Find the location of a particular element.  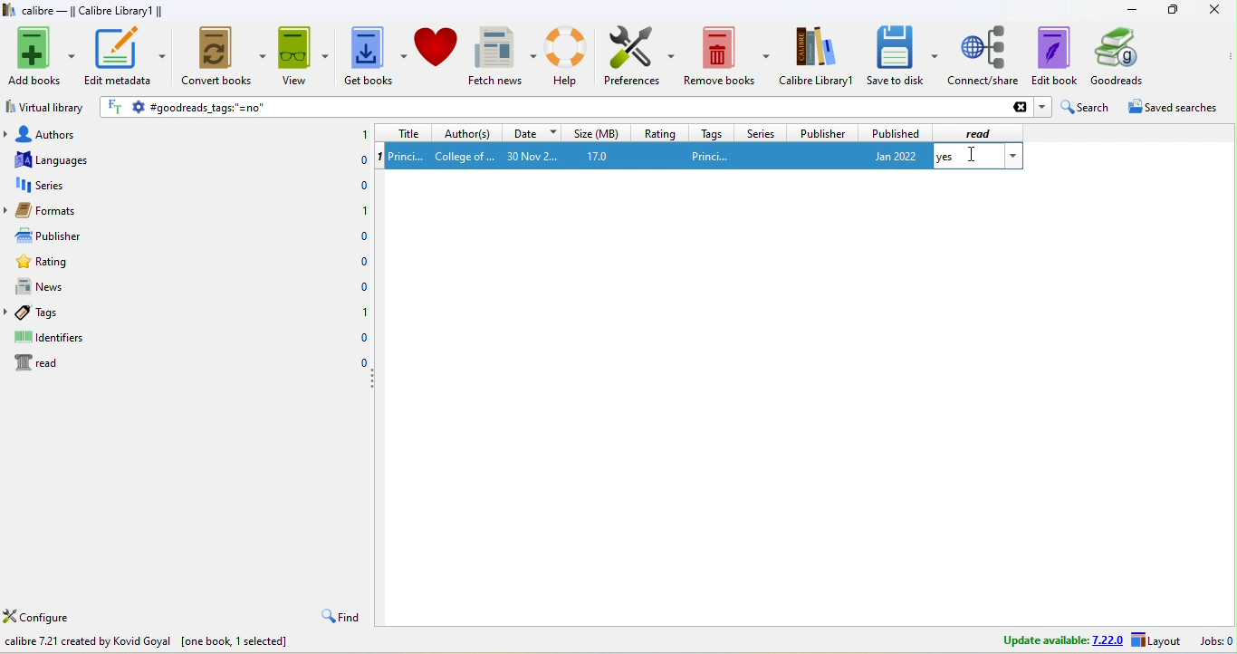

1 is located at coordinates (378, 158).